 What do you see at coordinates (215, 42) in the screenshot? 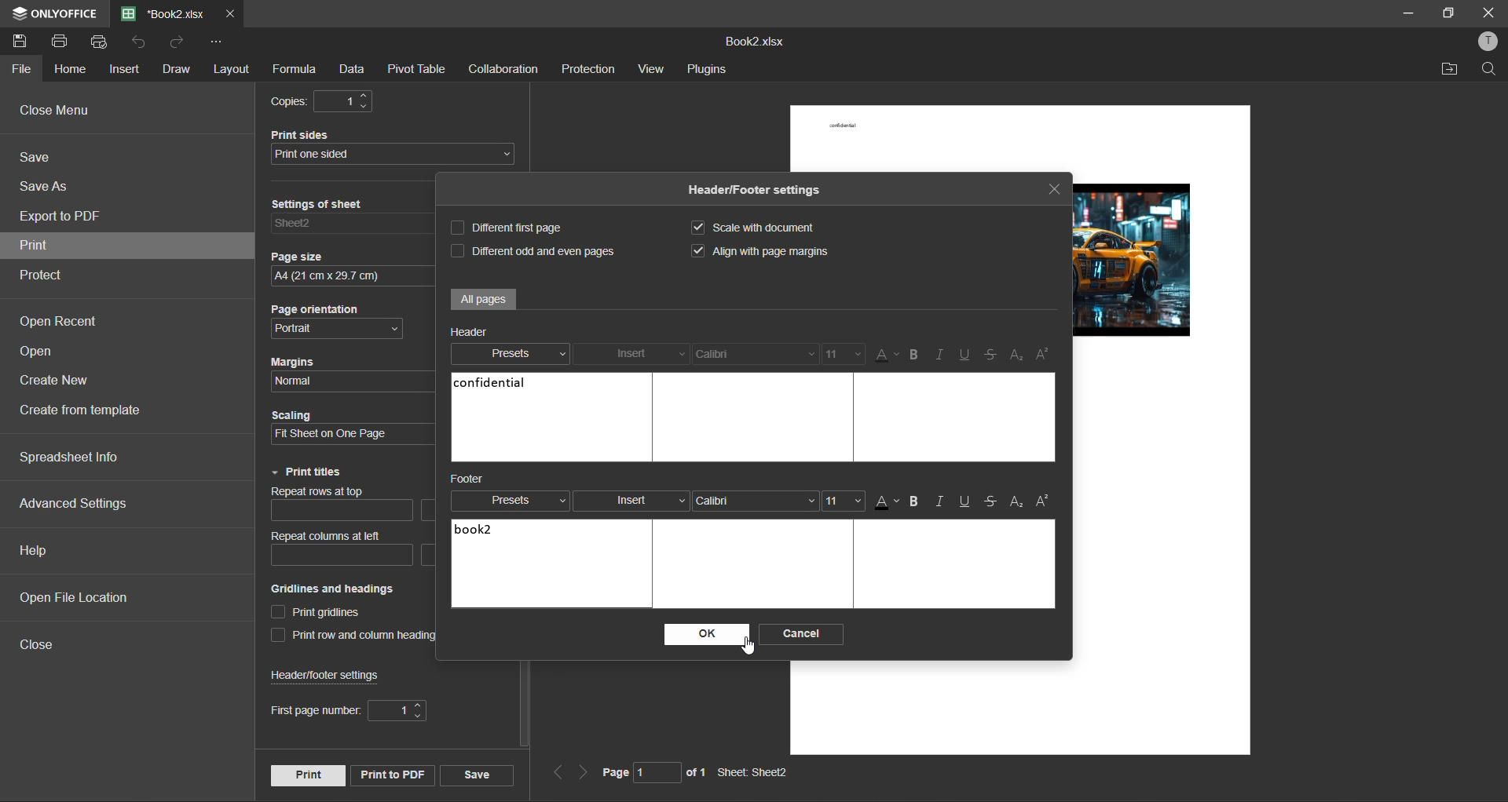
I see `customize quick access toolbar` at bounding box center [215, 42].